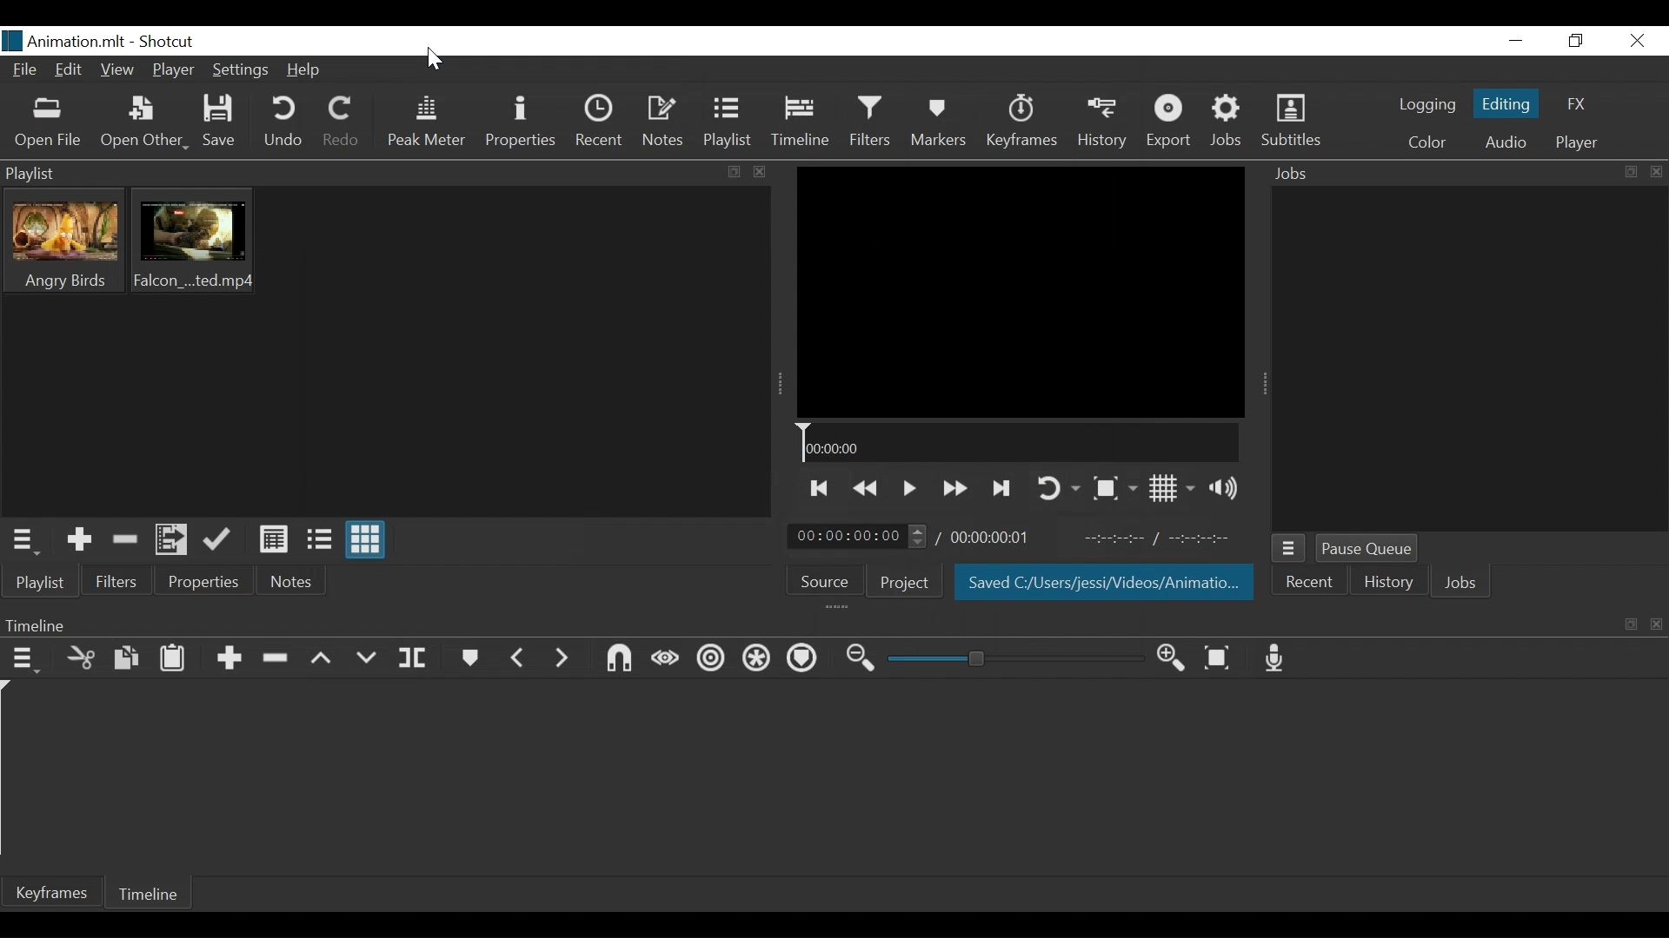 This screenshot has height=938, width=1669. Describe the element at coordinates (63, 43) in the screenshot. I see `File name` at that location.